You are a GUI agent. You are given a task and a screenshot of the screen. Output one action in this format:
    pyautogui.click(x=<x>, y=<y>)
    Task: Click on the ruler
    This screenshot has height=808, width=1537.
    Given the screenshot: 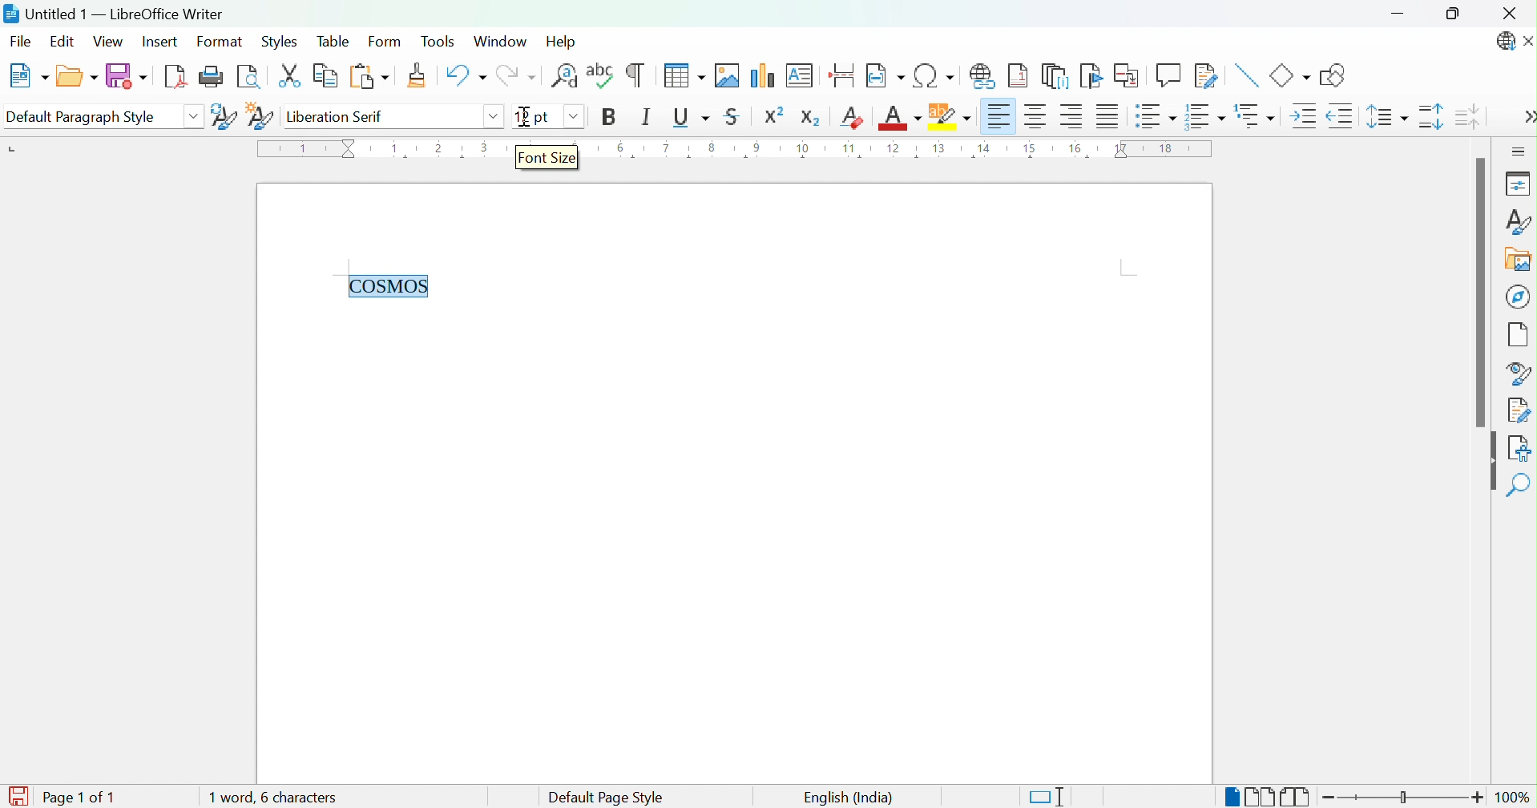 What is the action you would take?
    pyautogui.click(x=907, y=151)
    